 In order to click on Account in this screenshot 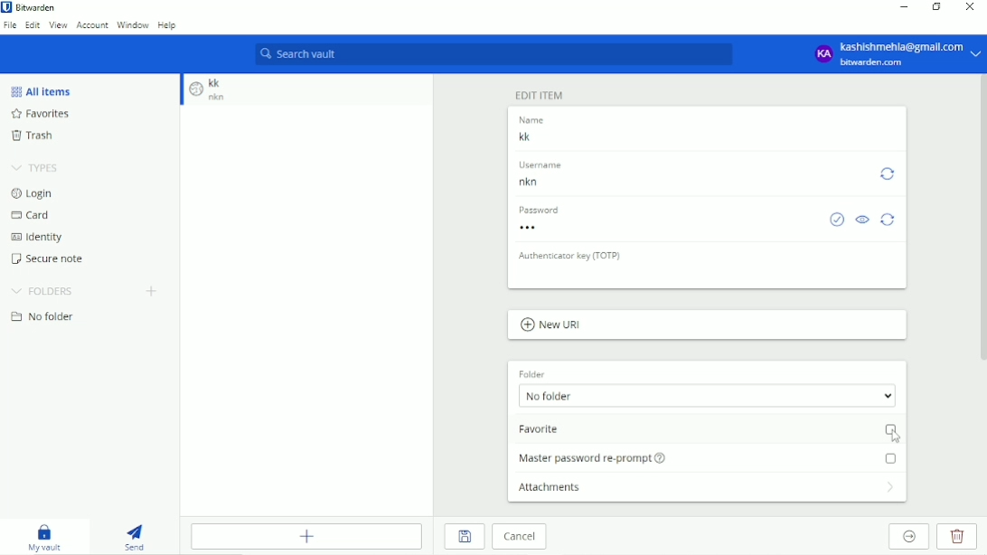, I will do `click(93, 24)`.